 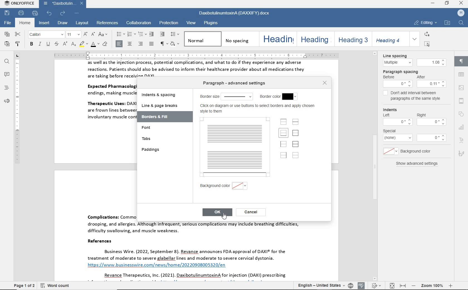 What do you see at coordinates (233, 14) in the screenshot?
I see `document name` at bounding box center [233, 14].